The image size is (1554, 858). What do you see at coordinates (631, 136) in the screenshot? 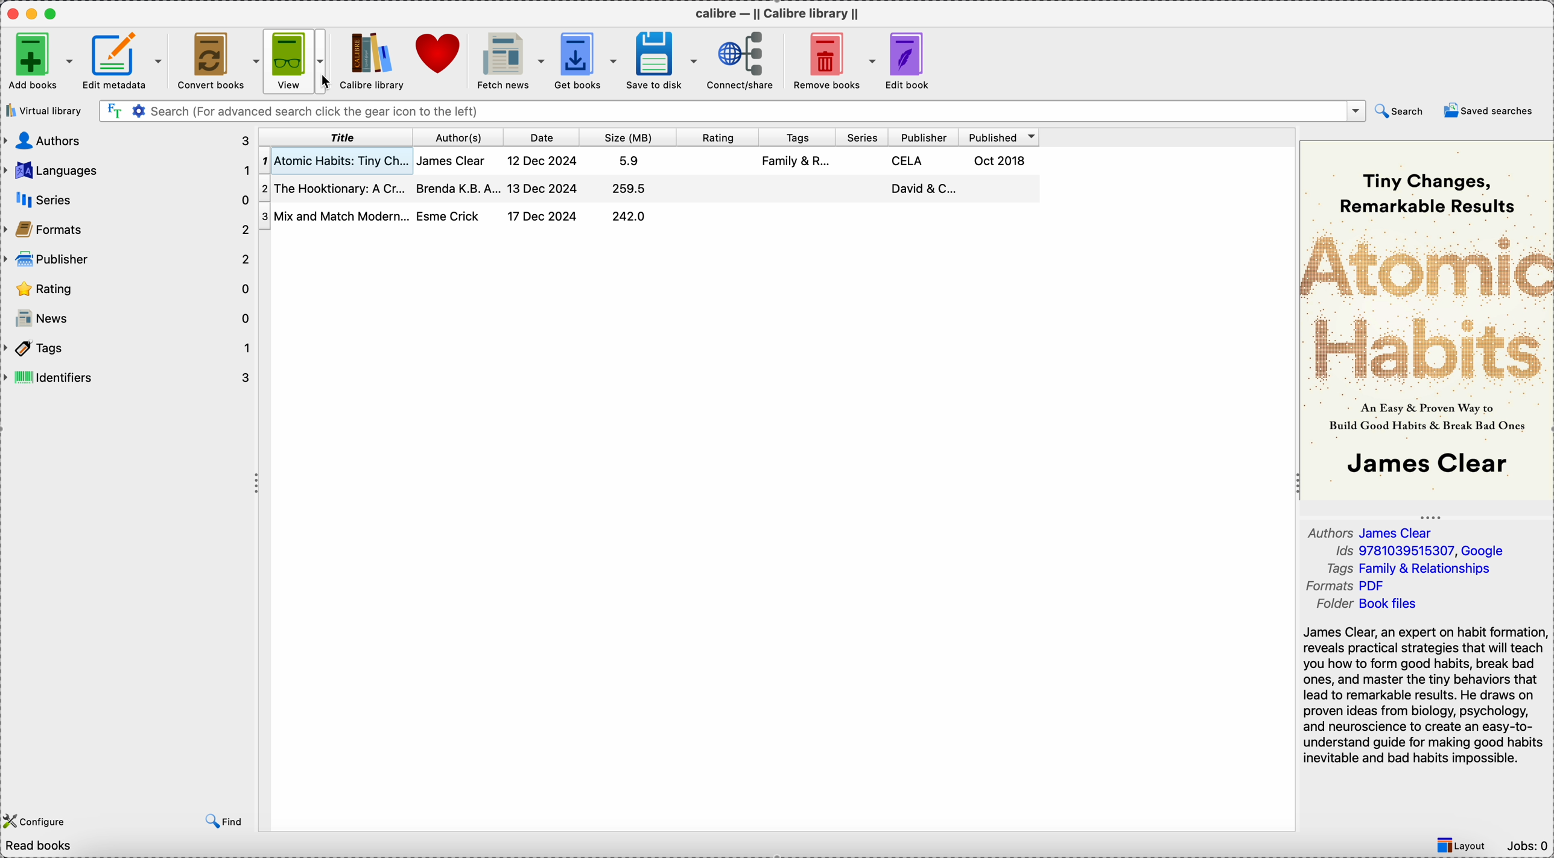
I see `size` at bounding box center [631, 136].